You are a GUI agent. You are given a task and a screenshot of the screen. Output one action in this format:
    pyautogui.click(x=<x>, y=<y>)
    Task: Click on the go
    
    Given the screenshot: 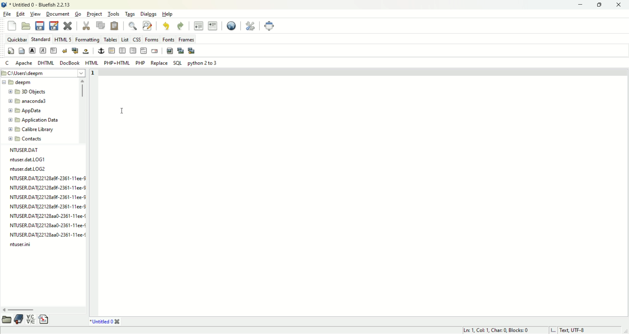 What is the action you would take?
    pyautogui.click(x=79, y=14)
    